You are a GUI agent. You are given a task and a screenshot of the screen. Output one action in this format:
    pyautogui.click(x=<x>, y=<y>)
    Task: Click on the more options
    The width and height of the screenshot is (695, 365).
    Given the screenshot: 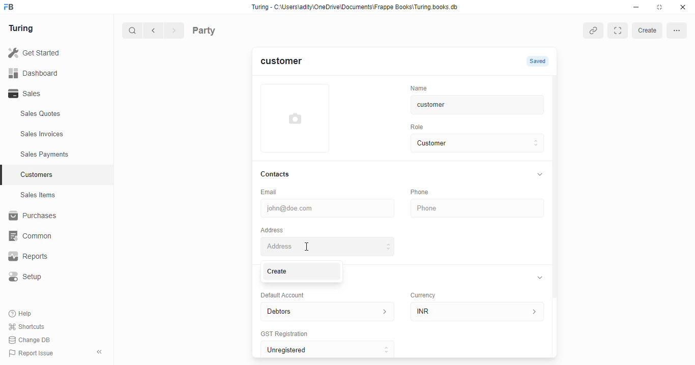 What is the action you would take?
    pyautogui.click(x=678, y=31)
    